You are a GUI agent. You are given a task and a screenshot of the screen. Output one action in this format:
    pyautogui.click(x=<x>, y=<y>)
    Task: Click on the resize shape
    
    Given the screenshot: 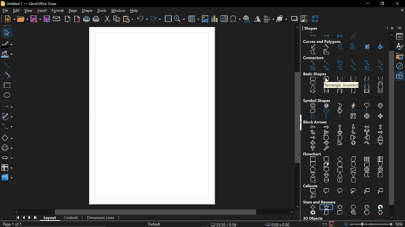 What is the action you would take?
    pyautogui.click(x=49, y=224)
    